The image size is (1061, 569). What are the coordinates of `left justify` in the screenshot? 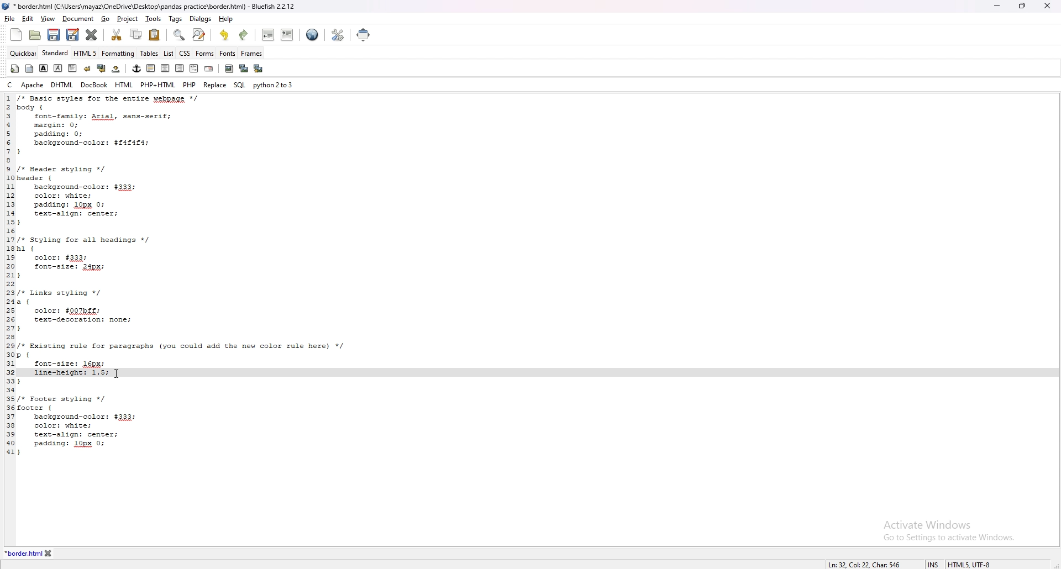 It's located at (151, 68).